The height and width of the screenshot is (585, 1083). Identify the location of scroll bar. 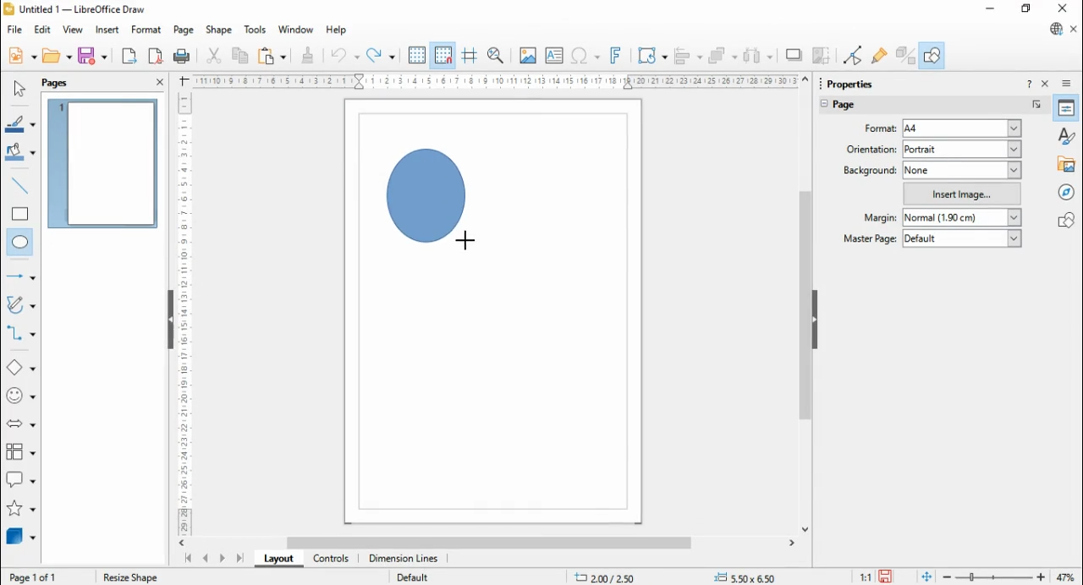
(492, 543).